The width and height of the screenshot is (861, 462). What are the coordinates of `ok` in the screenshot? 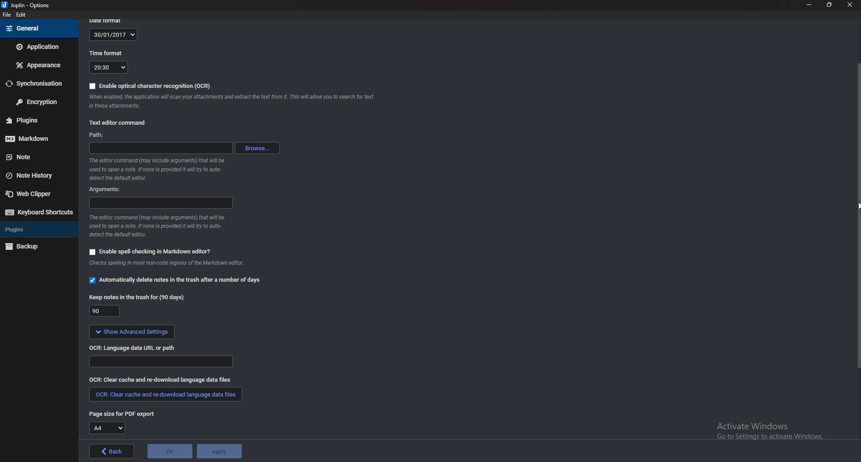 It's located at (170, 452).